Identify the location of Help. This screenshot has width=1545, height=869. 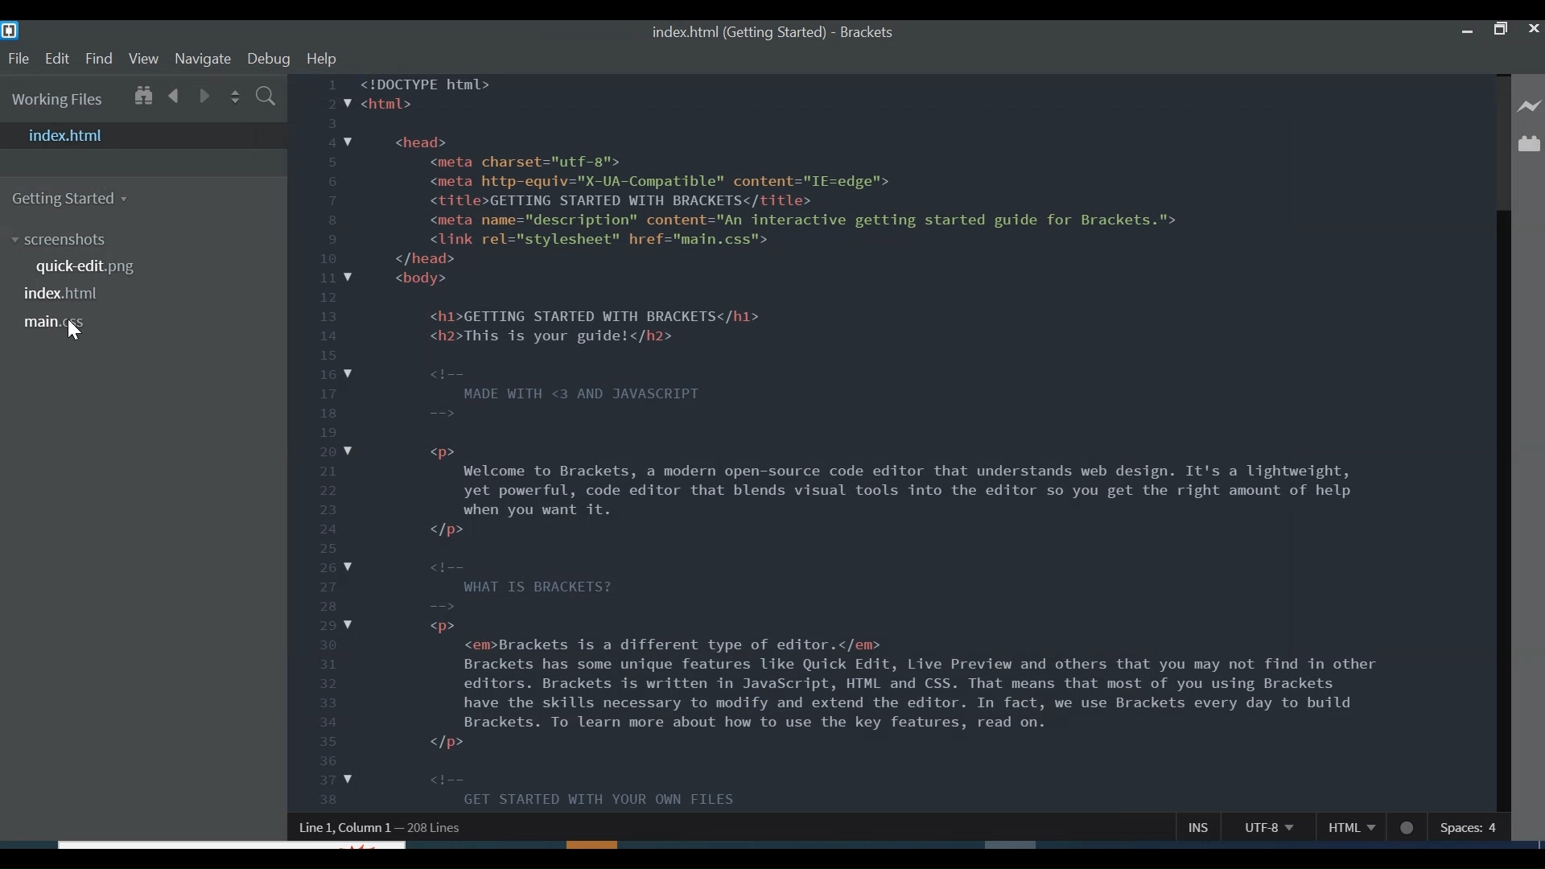
(324, 60).